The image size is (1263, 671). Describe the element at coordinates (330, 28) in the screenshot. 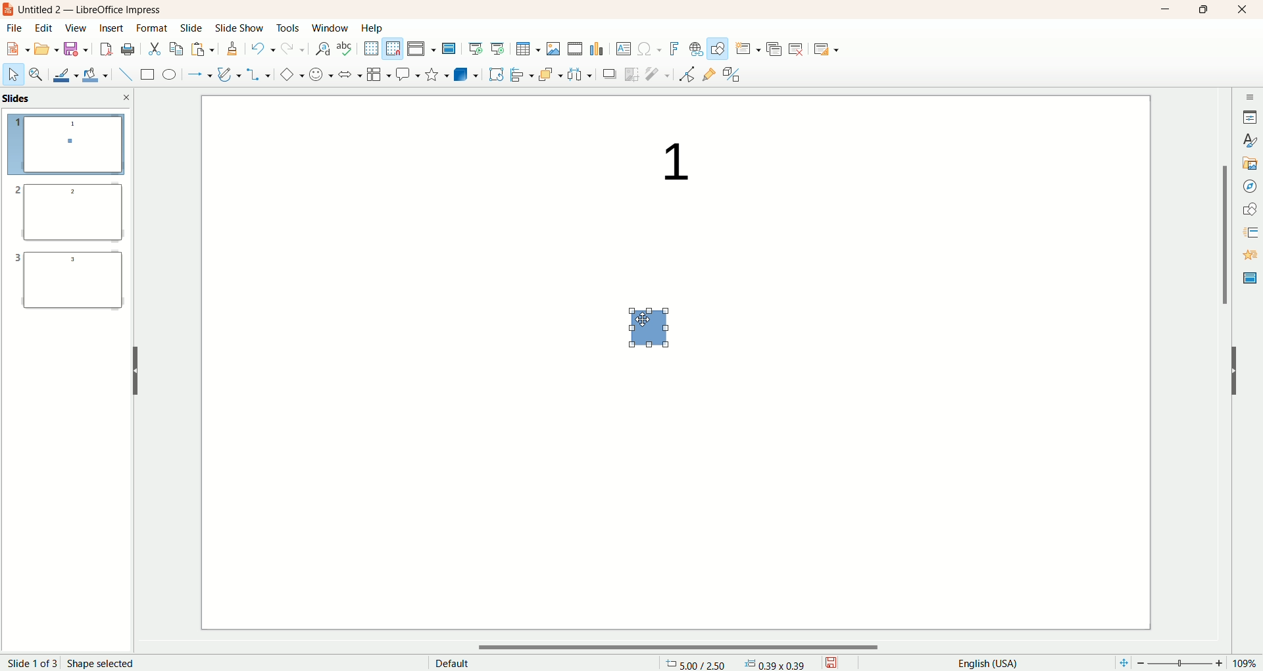

I see `window` at that location.